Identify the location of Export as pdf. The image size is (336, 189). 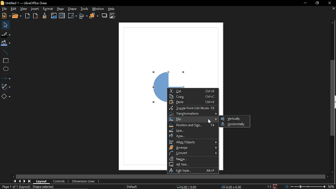
(35, 16).